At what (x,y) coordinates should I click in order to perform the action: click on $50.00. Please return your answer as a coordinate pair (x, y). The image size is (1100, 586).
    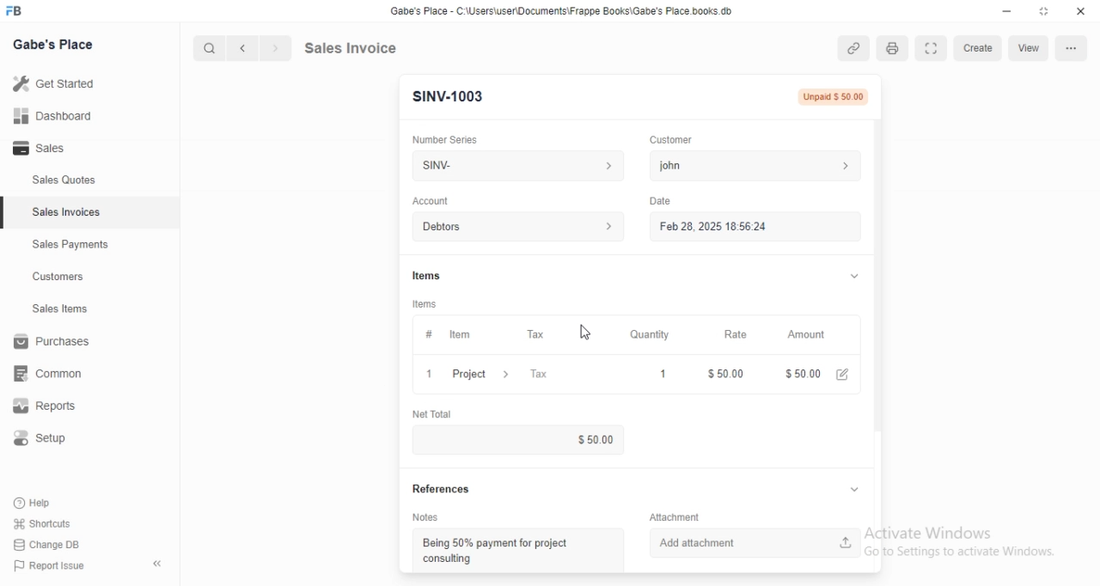
    Looking at the image, I should click on (724, 373).